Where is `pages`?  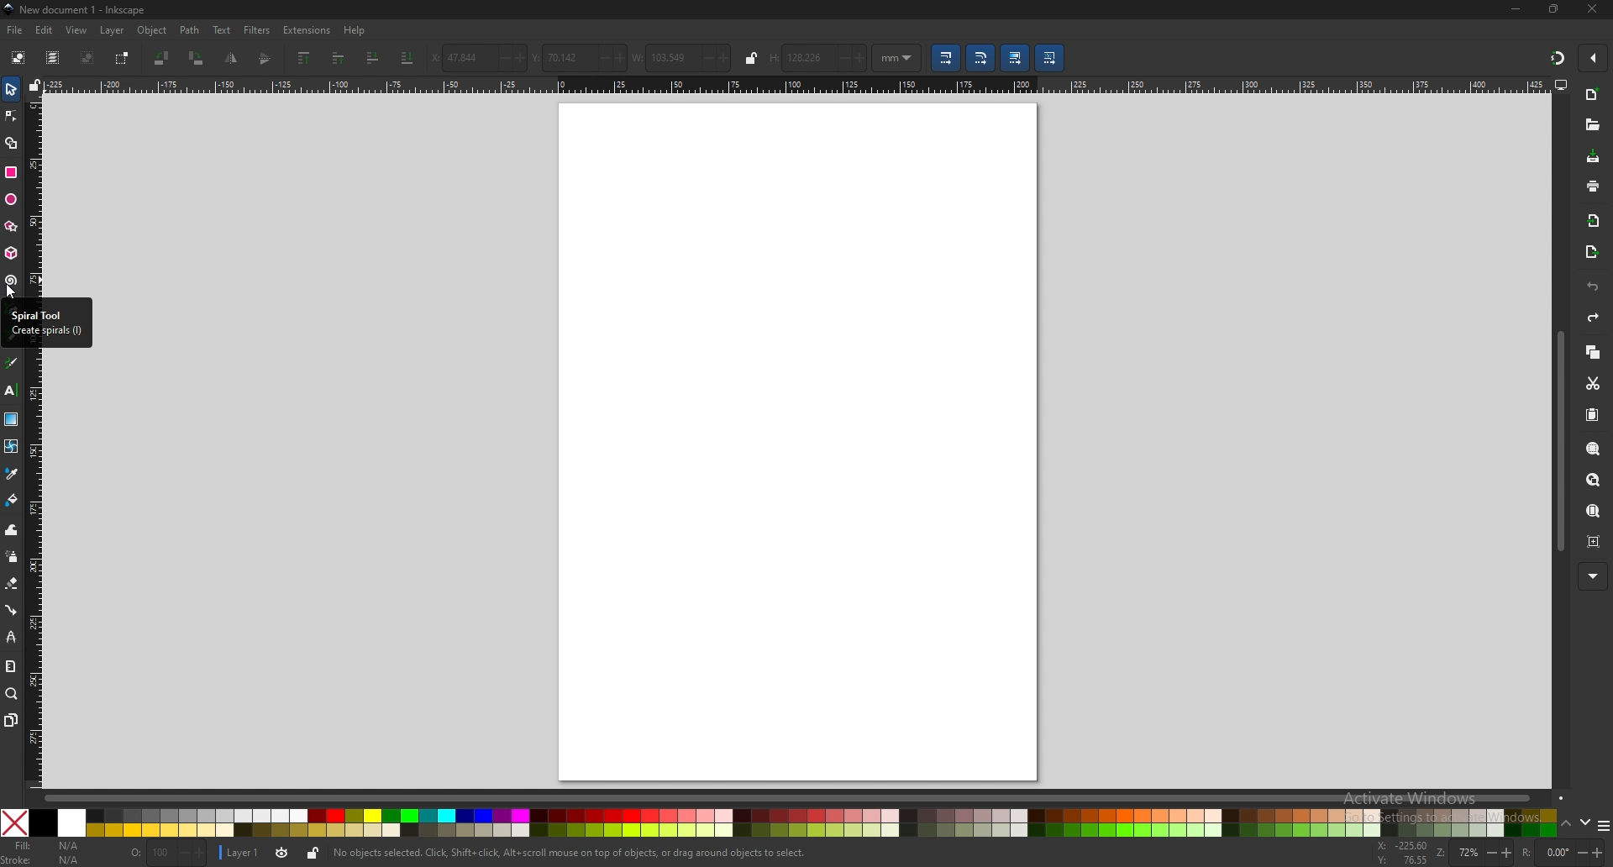
pages is located at coordinates (12, 719).